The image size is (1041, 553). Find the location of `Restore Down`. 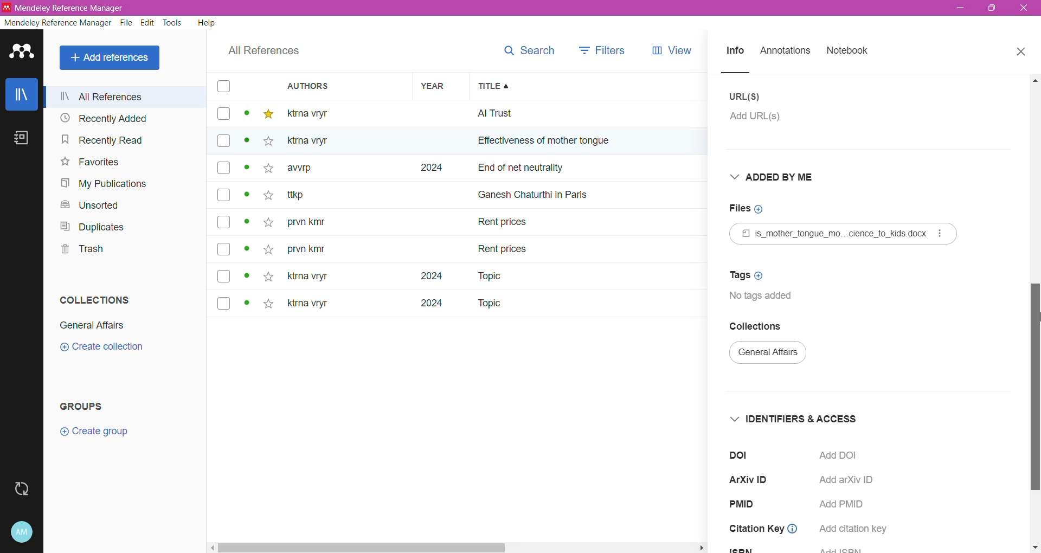

Restore Down is located at coordinates (1950, 6).